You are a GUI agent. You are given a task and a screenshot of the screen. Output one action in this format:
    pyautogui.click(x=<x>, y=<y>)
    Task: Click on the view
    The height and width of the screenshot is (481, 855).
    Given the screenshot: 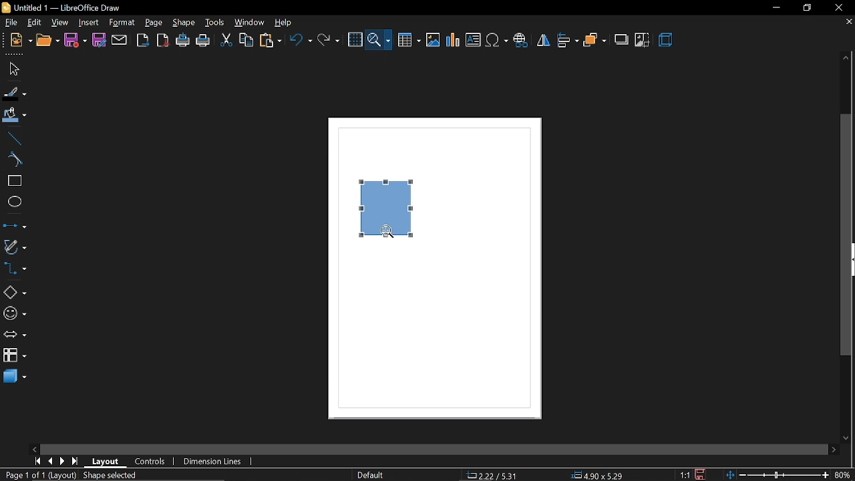 What is the action you would take?
    pyautogui.click(x=34, y=21)
    